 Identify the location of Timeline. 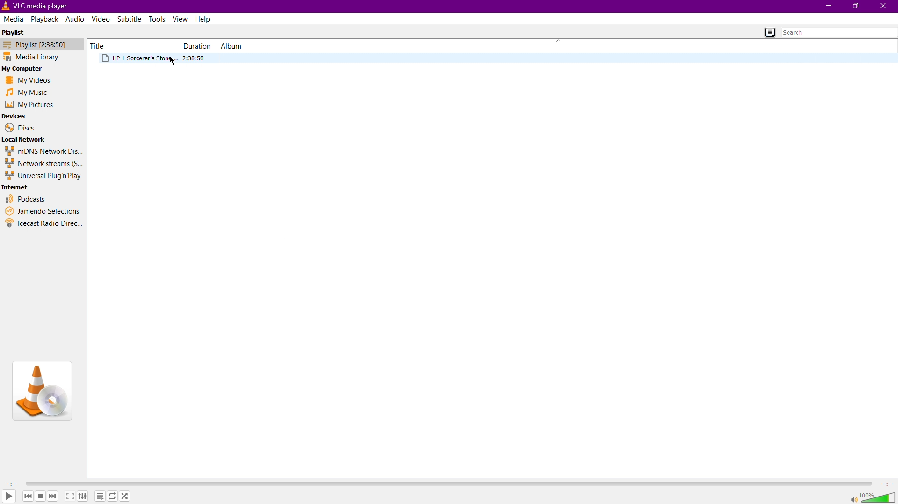
(448, 483).